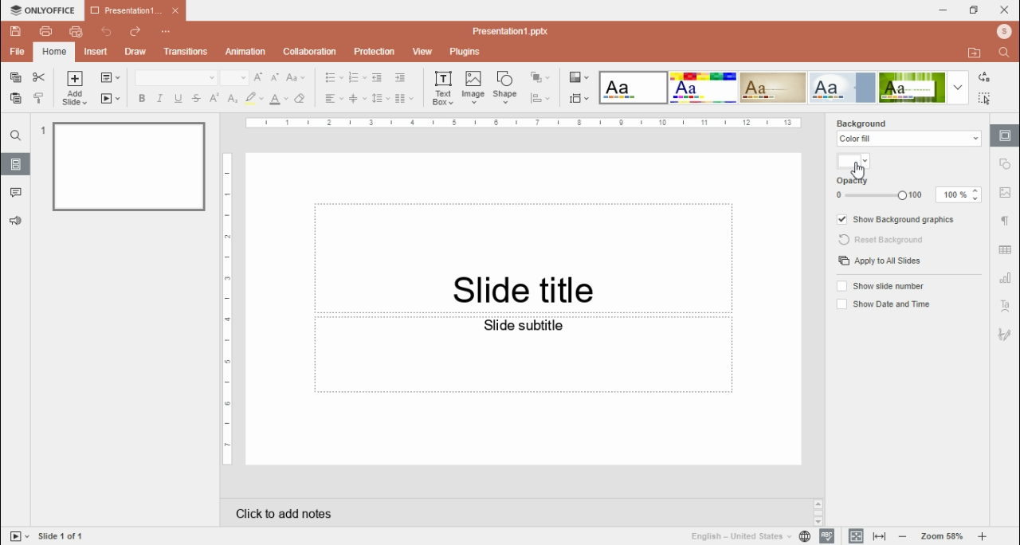  I want to click on shape settings, so click(1006, 164).